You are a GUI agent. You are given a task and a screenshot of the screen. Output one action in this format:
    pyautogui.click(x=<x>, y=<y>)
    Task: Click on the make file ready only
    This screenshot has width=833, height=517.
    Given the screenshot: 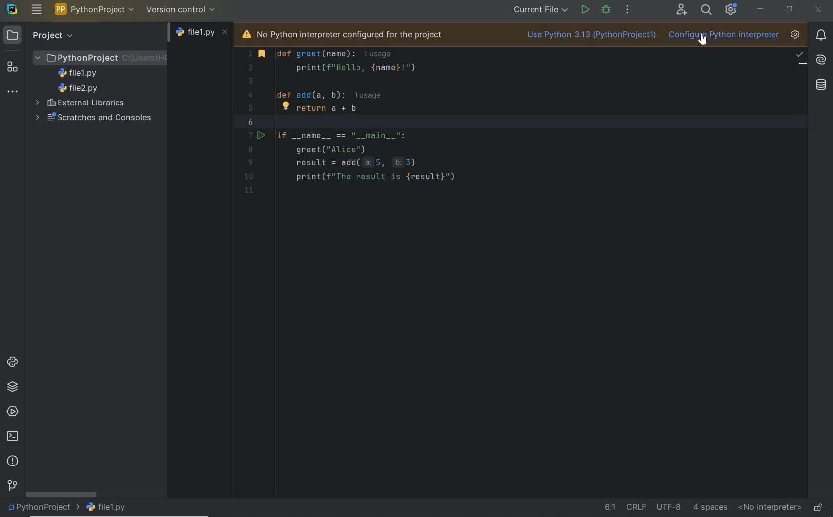 What is the action you would take?
    pyautogui.click(x=818, y=507)
    